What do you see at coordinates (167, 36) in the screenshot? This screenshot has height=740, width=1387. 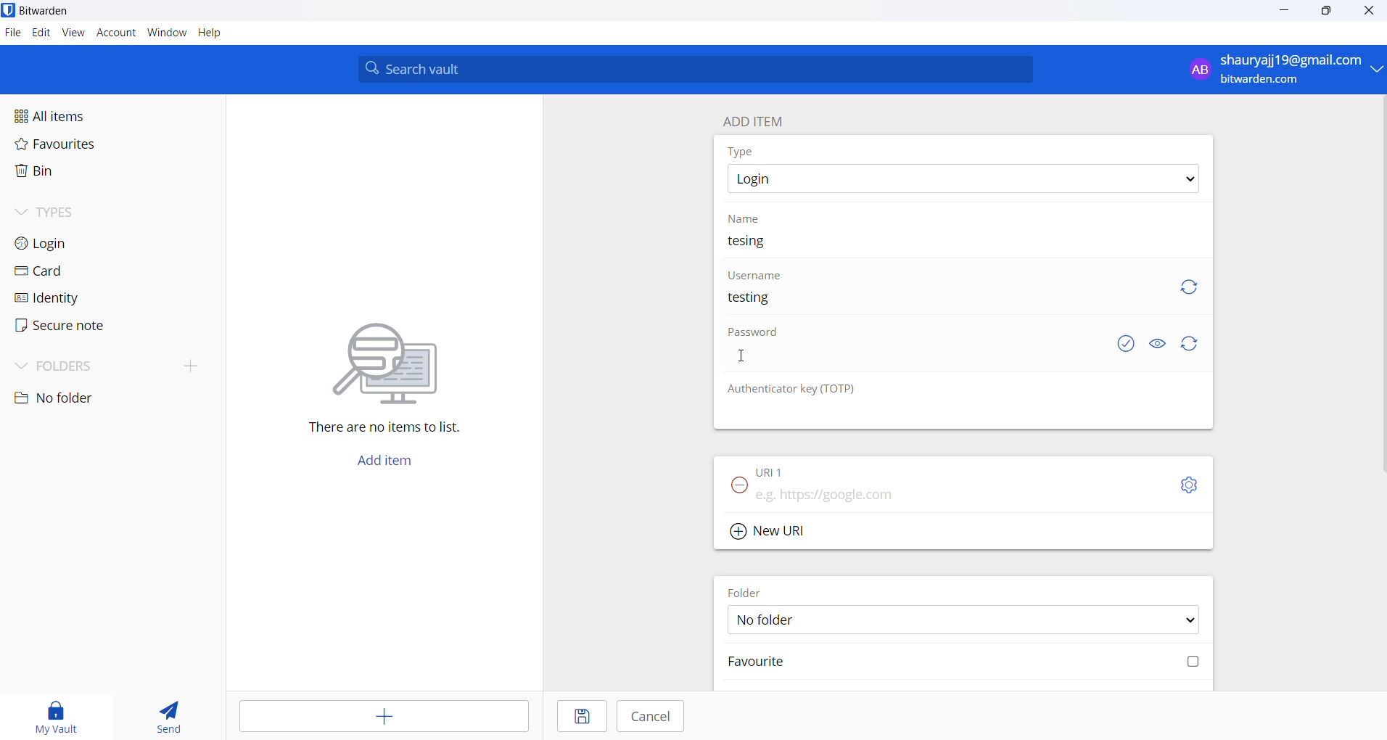 I see `Window` at bounding box center [167, 36].